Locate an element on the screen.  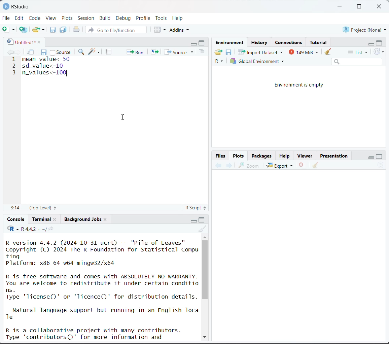
minimize is located at coordinates (370, 43).